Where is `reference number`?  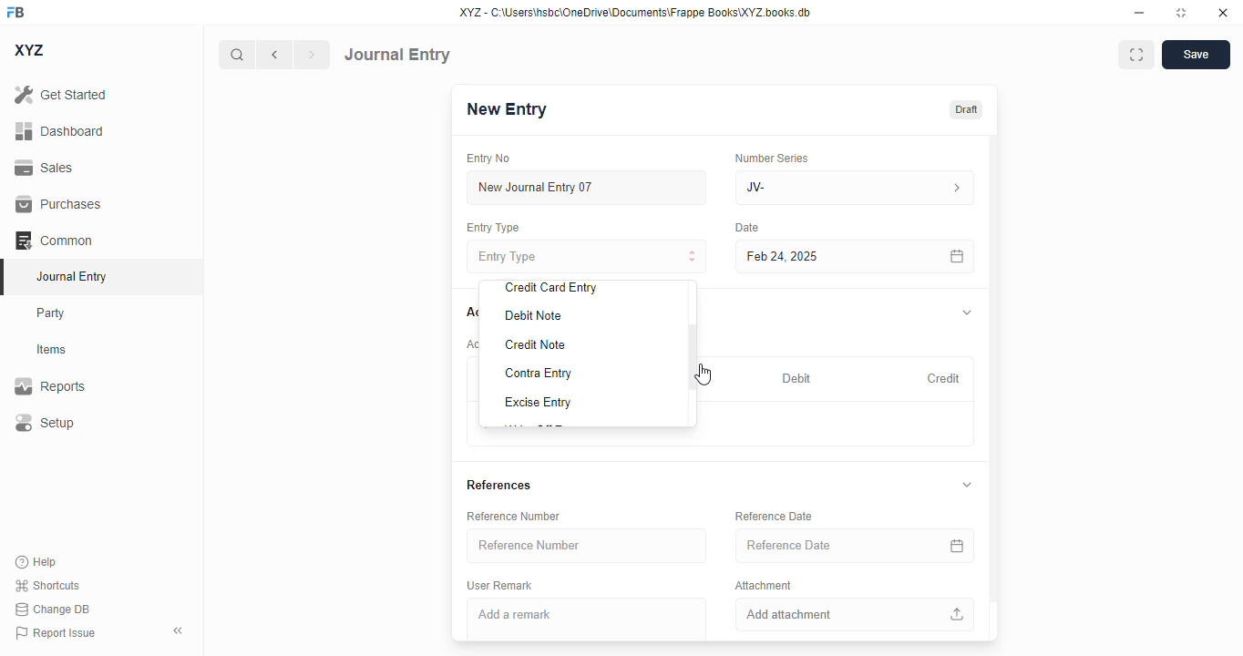 reference number is located at coordinates (588, 546).